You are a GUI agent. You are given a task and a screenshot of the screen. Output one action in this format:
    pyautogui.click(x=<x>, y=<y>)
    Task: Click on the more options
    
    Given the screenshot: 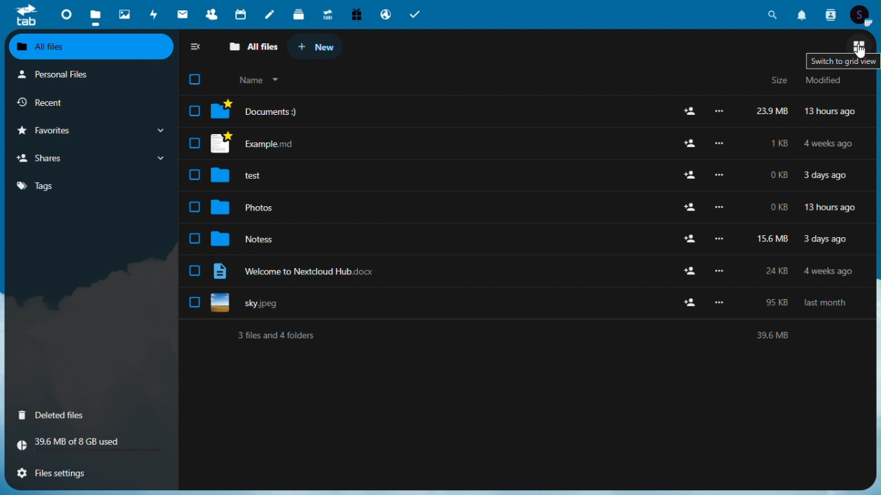 What is the action you would take?
    pyautogui.click(x=720, y=112)
    